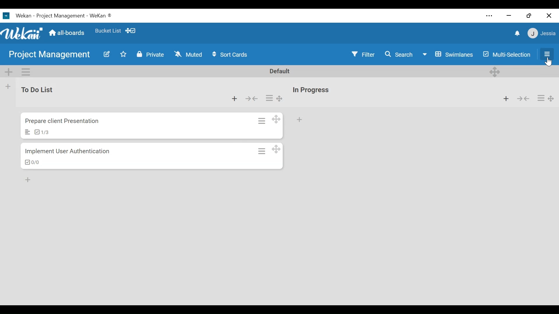 The height and width of the screenshot is (314, 559). I want to click on Search, so click(399, 55).